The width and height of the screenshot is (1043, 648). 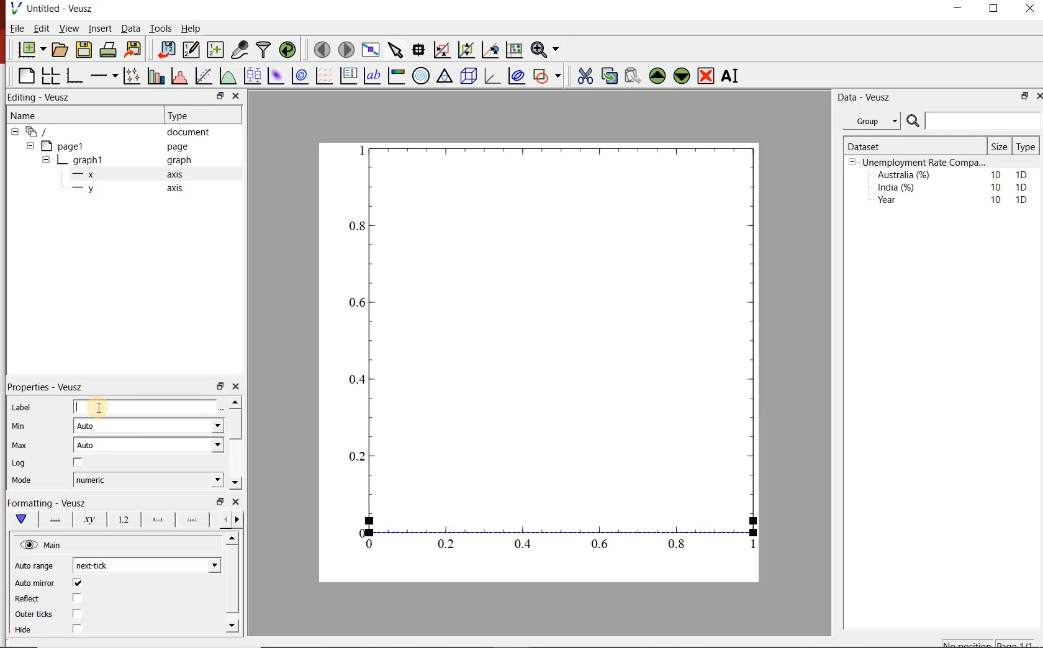 I want to click on numeric, so click(x=149, y=480).